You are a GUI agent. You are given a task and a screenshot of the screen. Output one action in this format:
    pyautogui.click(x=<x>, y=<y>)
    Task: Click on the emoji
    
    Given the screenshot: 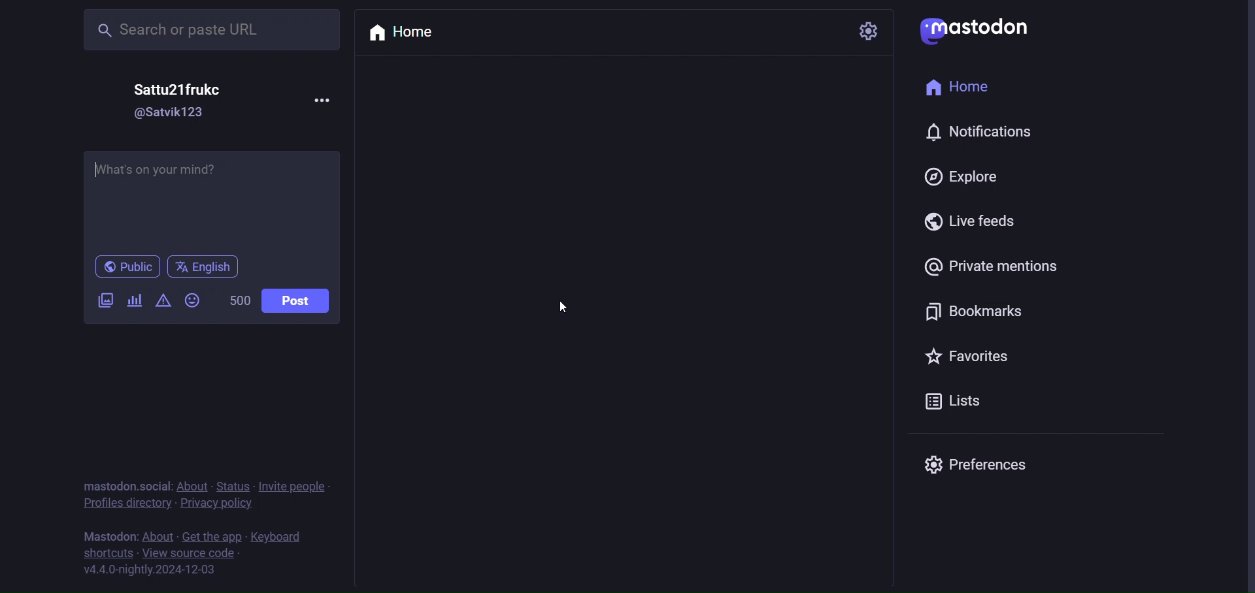 What is the action you would take?
    pyautogui.click(x=192, y=300)
    